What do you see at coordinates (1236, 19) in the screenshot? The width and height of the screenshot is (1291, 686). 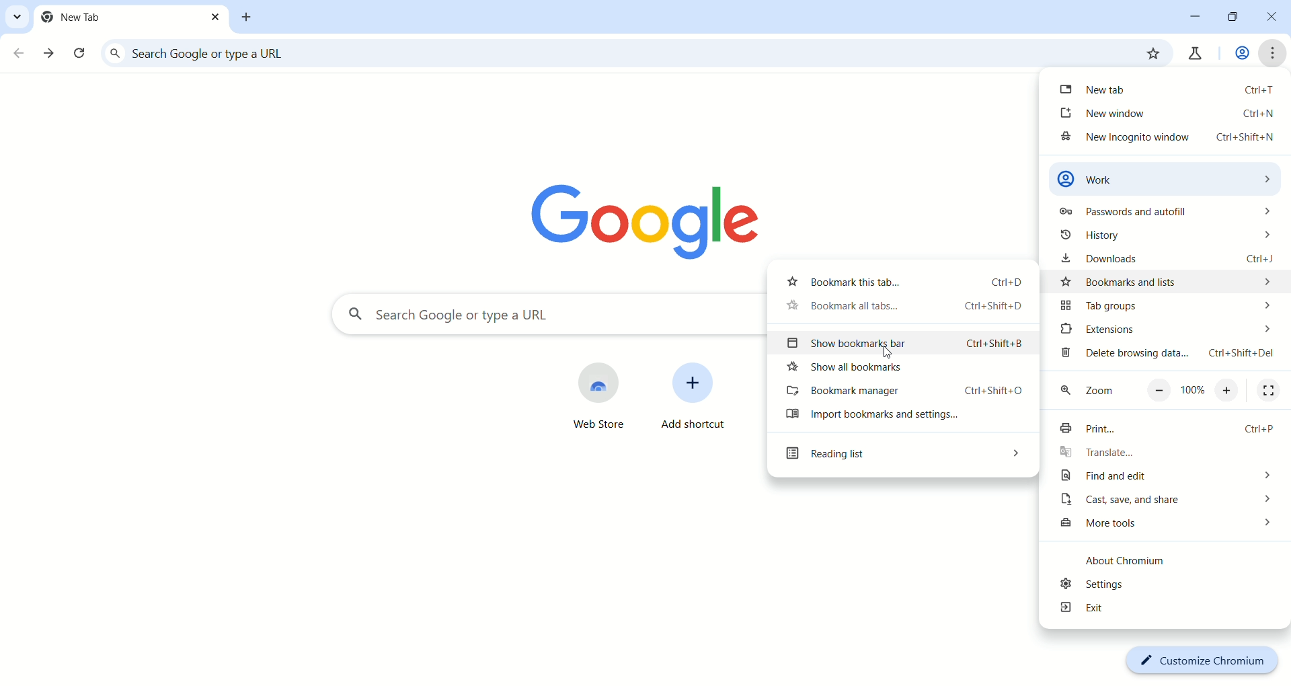 I see `maximize` at bounding box center [1236, 19].